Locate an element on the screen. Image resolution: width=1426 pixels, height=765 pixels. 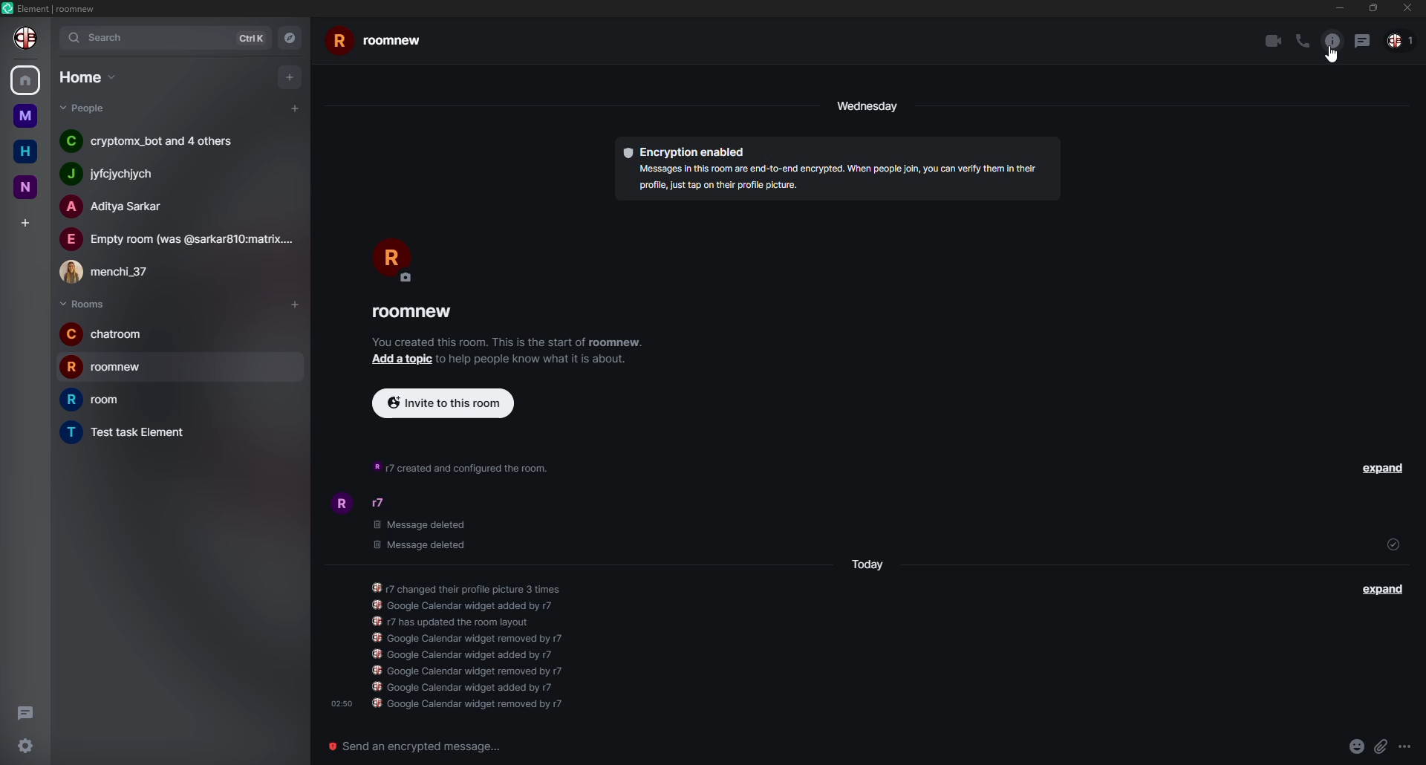
room is located at coordinates (105, 334).